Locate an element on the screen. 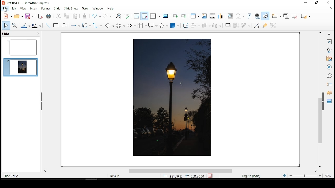 This screenshot has height=188, width=335. shadow is located at coordinates (228, 26).